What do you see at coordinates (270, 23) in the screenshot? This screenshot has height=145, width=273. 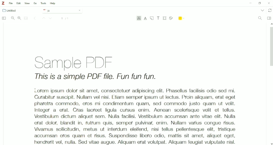 I see `up` at bounding box center [270, 23].